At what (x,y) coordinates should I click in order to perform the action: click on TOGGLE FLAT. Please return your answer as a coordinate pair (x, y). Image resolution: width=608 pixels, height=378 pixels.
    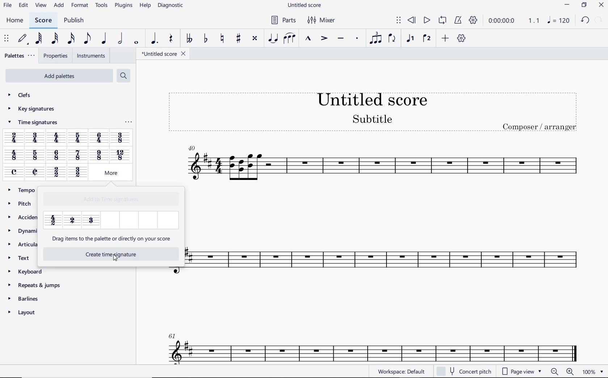
    Looking at the image, I should click on (205, 39).